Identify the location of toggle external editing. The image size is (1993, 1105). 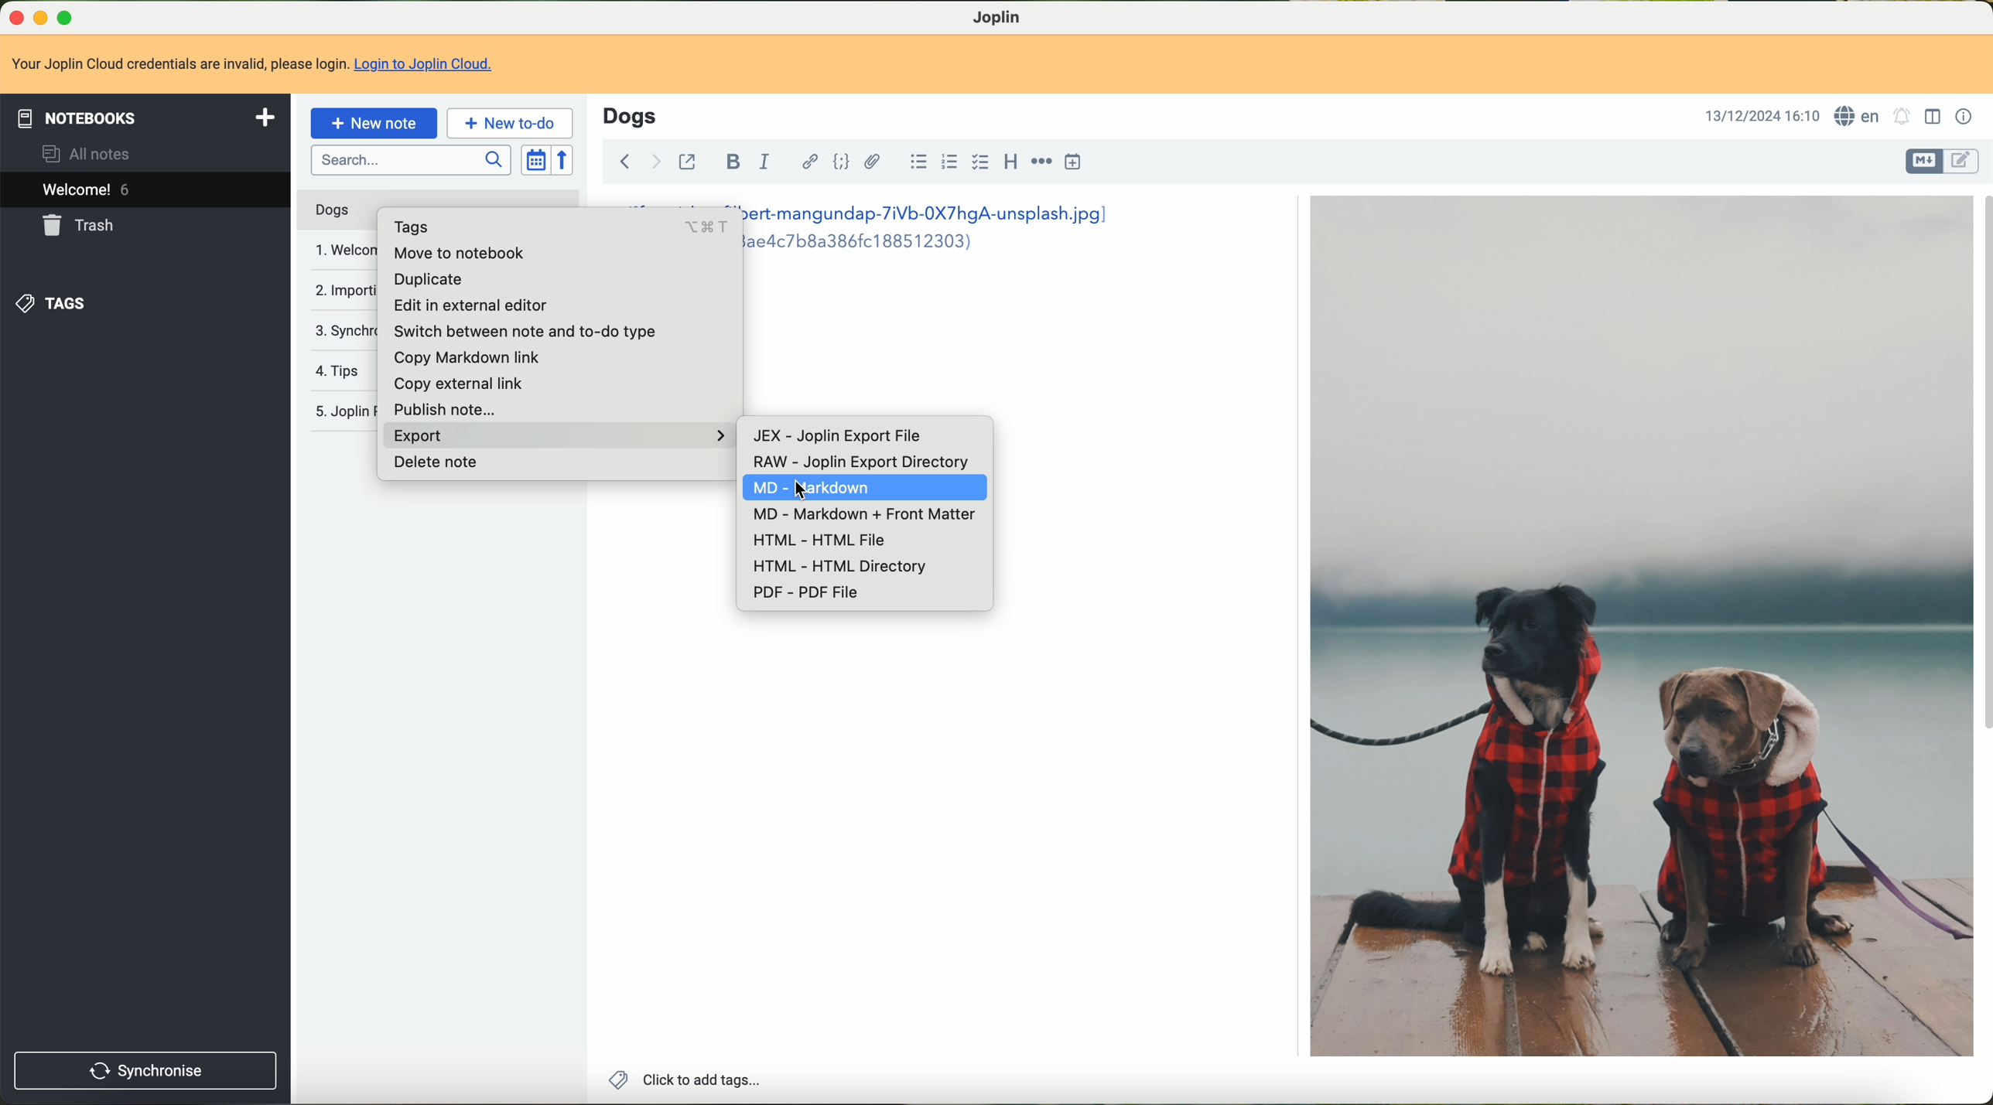
(689, 161).